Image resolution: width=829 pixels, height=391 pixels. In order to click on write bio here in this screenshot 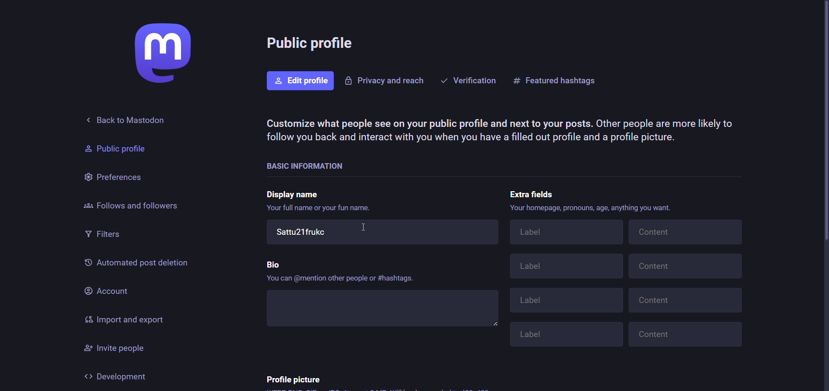, I will do `click(383, 309)`.